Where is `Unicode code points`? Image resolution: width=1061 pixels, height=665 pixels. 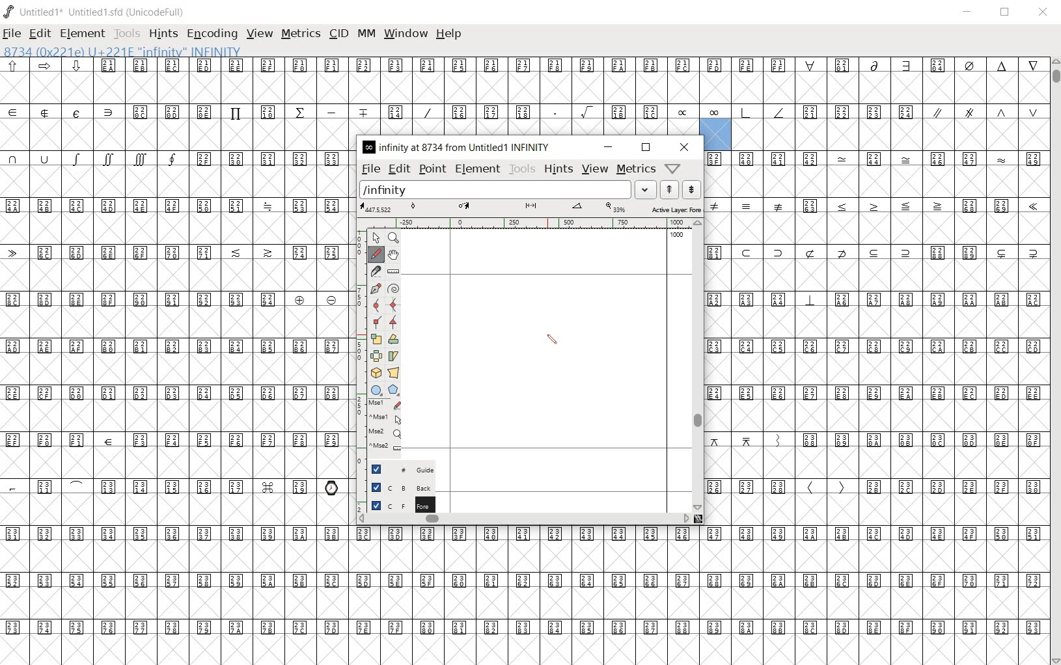 Unicode code points is located at coordinates (720, 252).